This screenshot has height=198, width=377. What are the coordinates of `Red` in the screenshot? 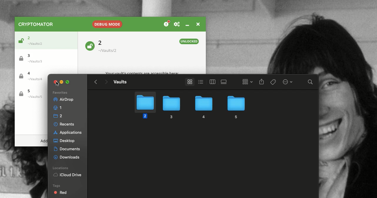 It's located at (61, 184).